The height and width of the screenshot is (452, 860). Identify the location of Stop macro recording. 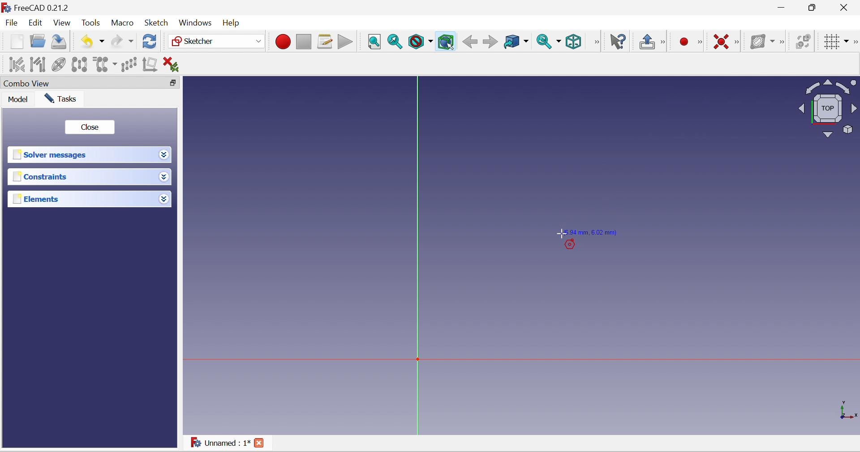
(304, 41).